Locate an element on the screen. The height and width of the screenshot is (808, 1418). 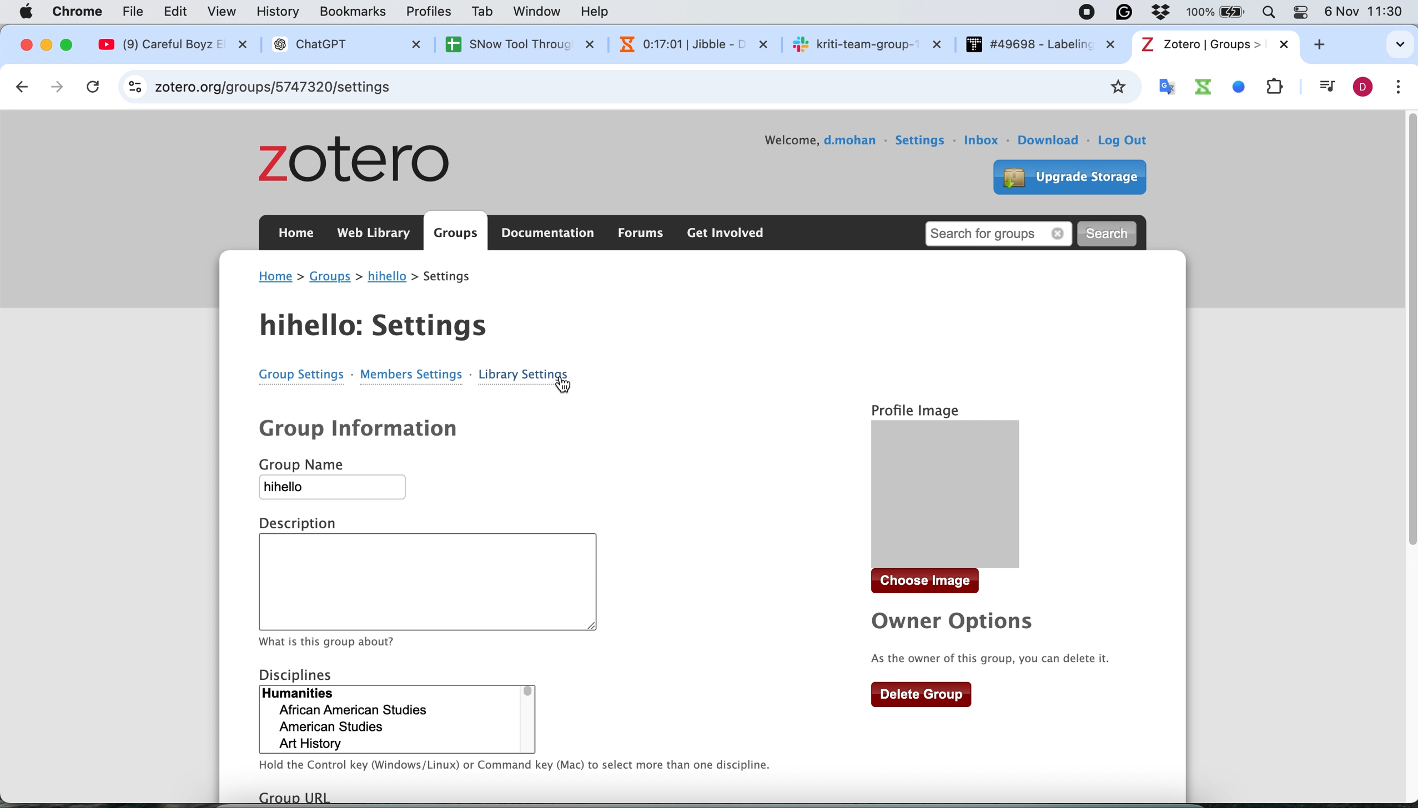
Apple logo is located at coordinates (26, 11).